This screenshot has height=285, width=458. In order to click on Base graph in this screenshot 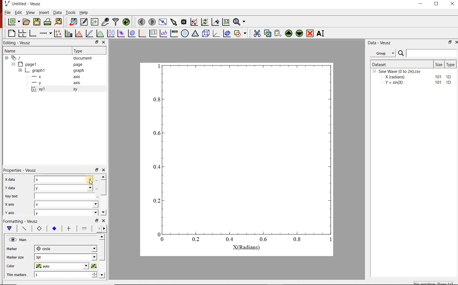, I will do `click(33, 33)`.